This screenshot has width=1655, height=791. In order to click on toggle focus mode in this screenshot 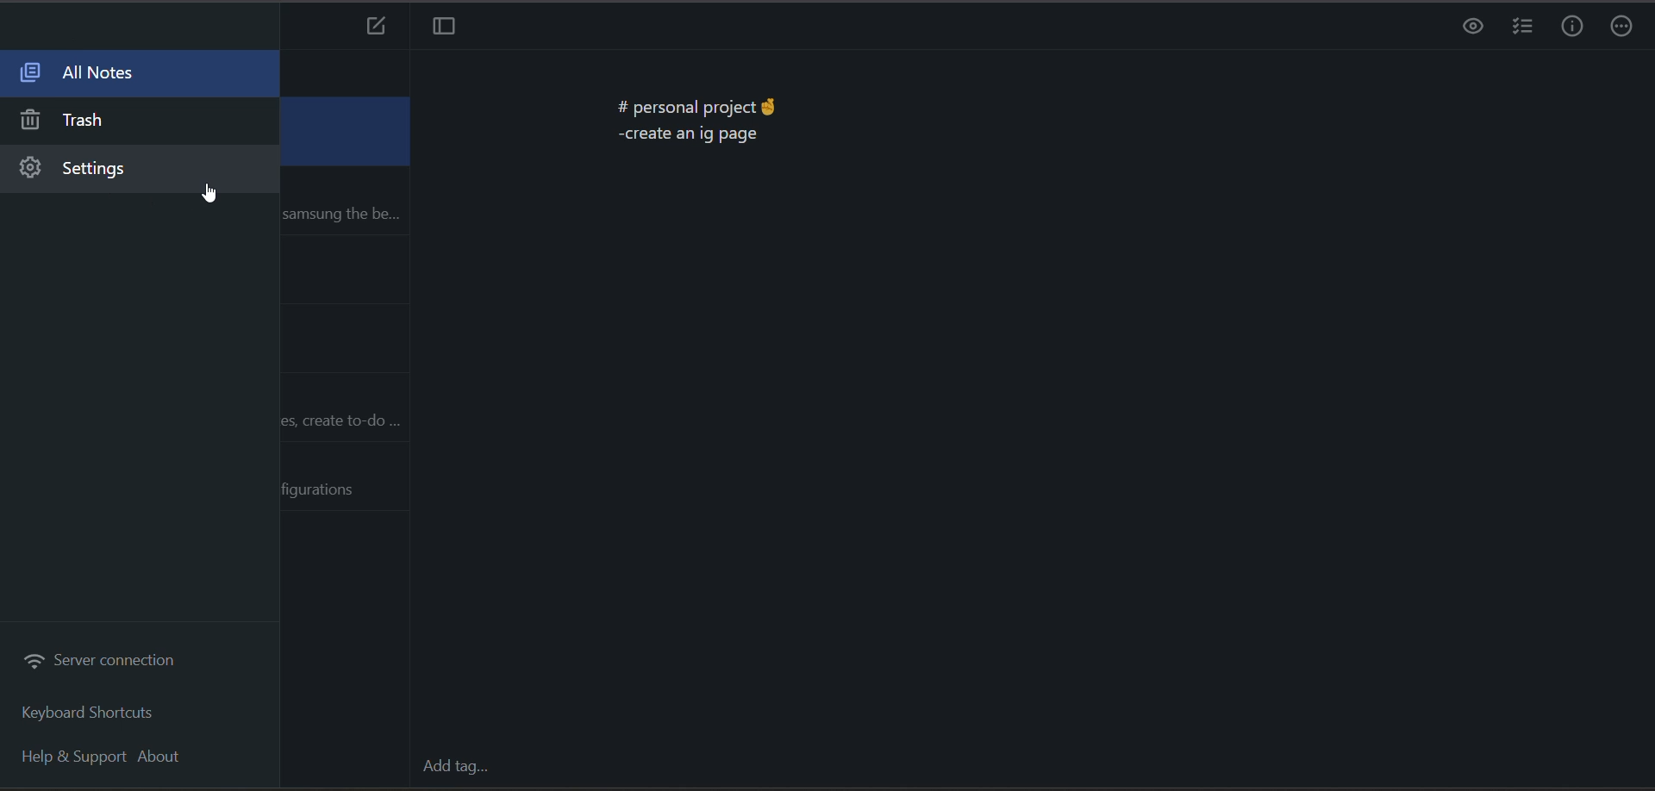, I will do `click(445, 27)`.